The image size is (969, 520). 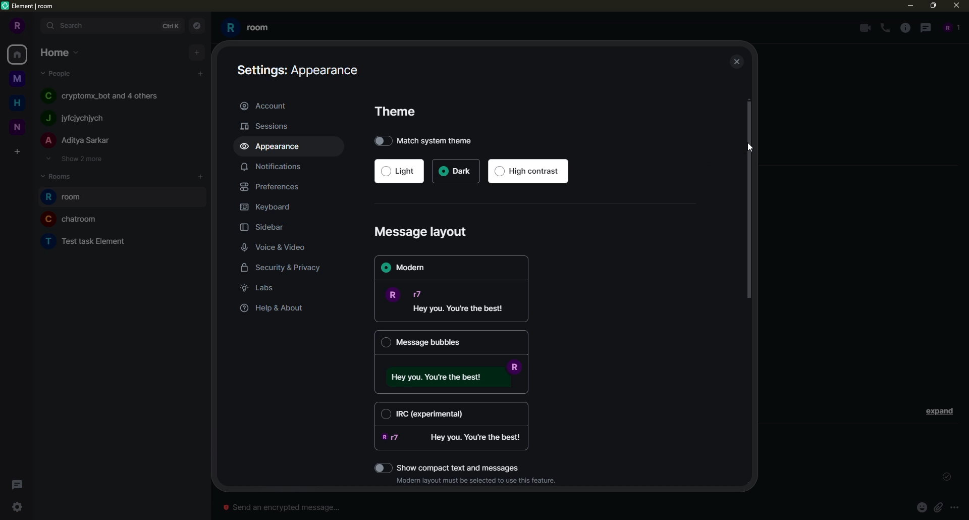 I want to click on enable, so click(x=383, y=467).